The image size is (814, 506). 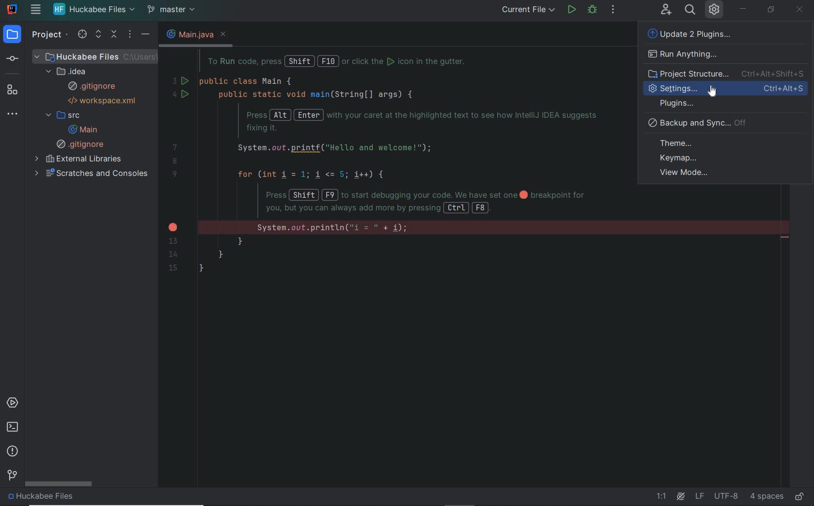 I want to click on collapse all, so click(x=114, y=35).